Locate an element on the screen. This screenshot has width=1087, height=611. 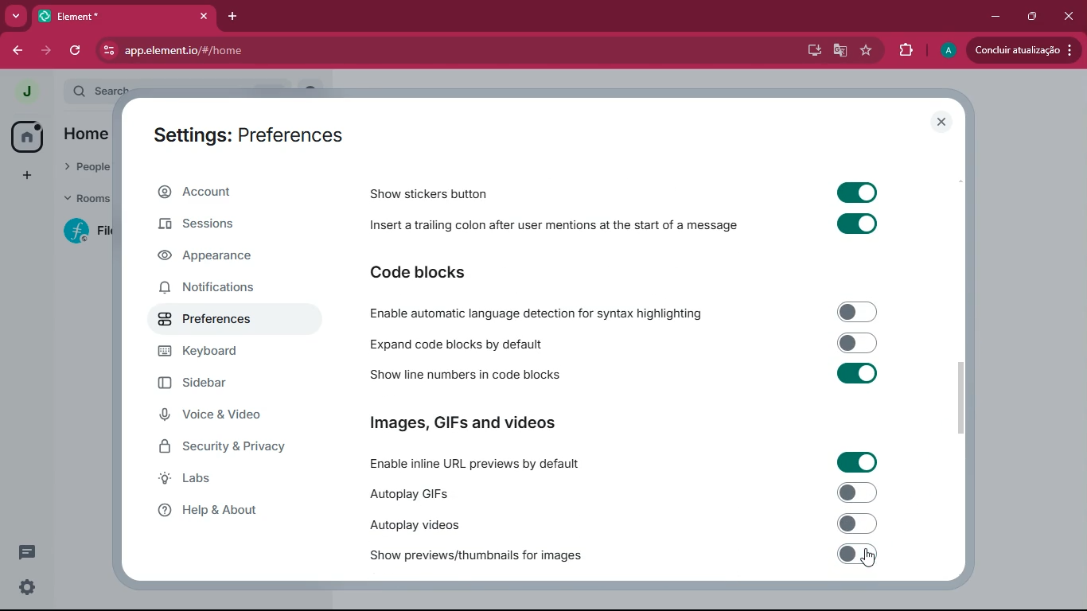
scroll bar is located at coordinates (967, 397).